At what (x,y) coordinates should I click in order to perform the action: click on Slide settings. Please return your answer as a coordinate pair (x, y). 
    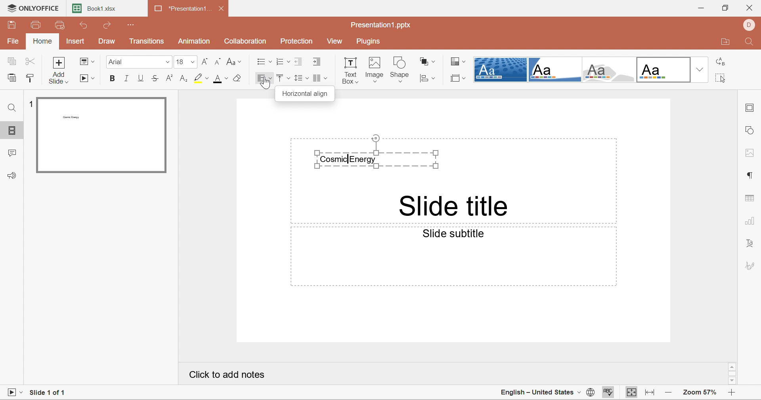
    Looking at the image, I should click on (750, 109).